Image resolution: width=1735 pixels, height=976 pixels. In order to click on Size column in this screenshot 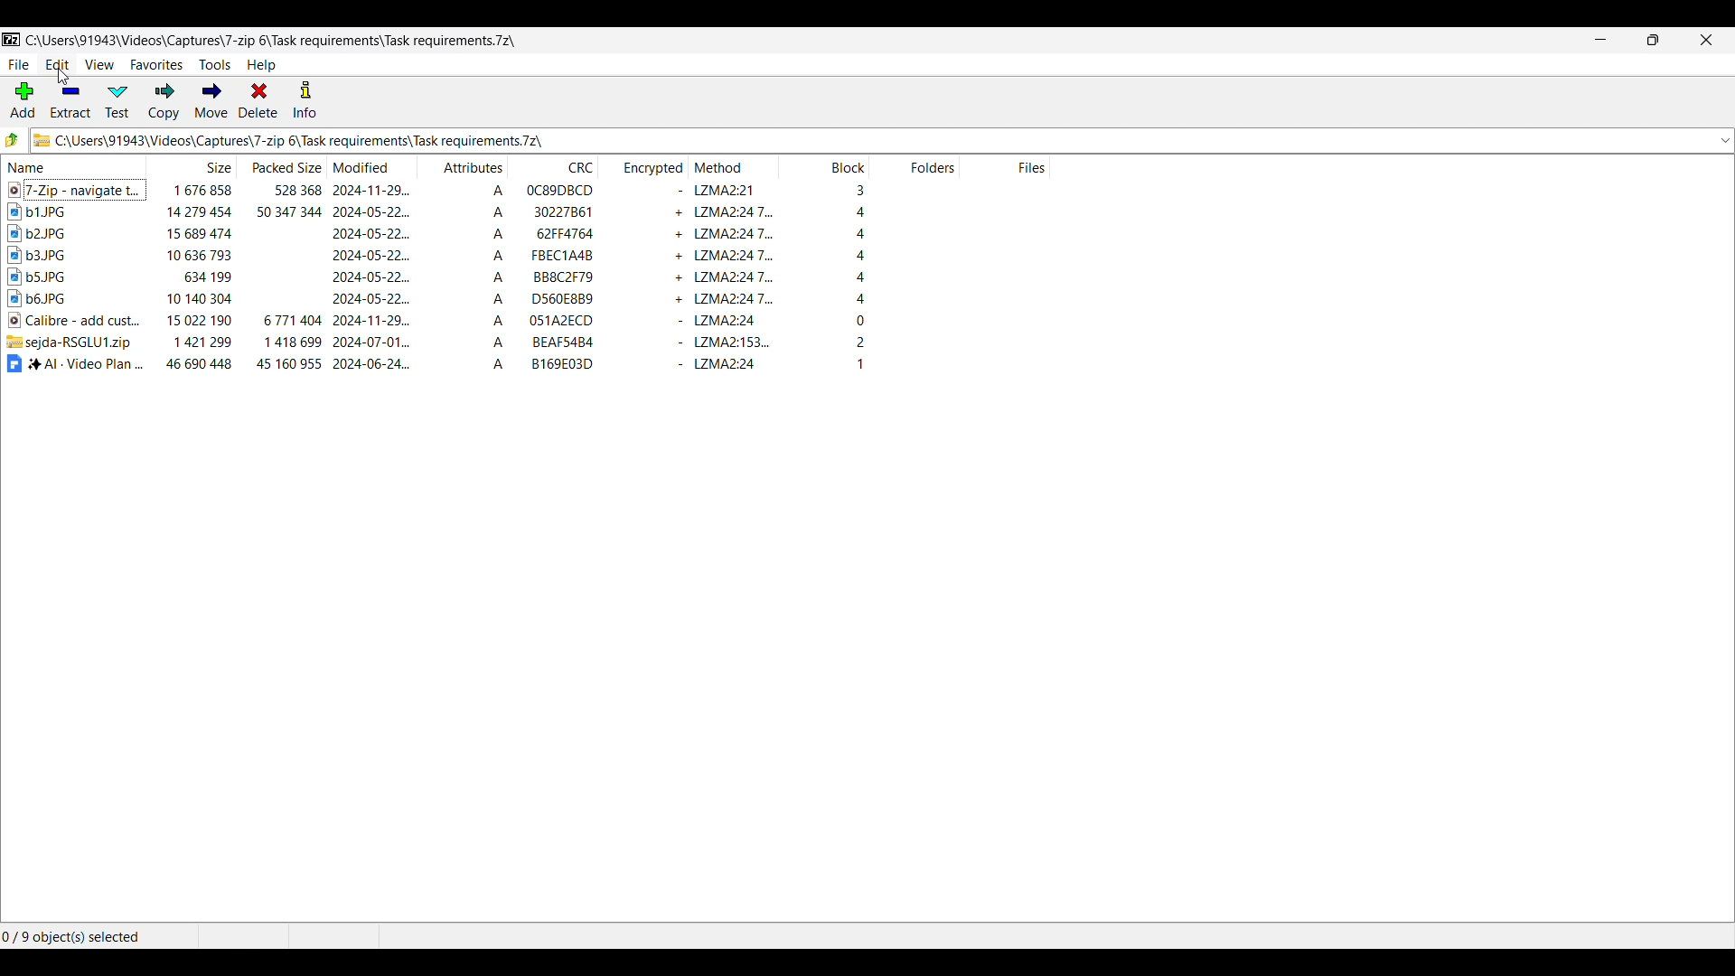, I will do `click(193, 165)`.